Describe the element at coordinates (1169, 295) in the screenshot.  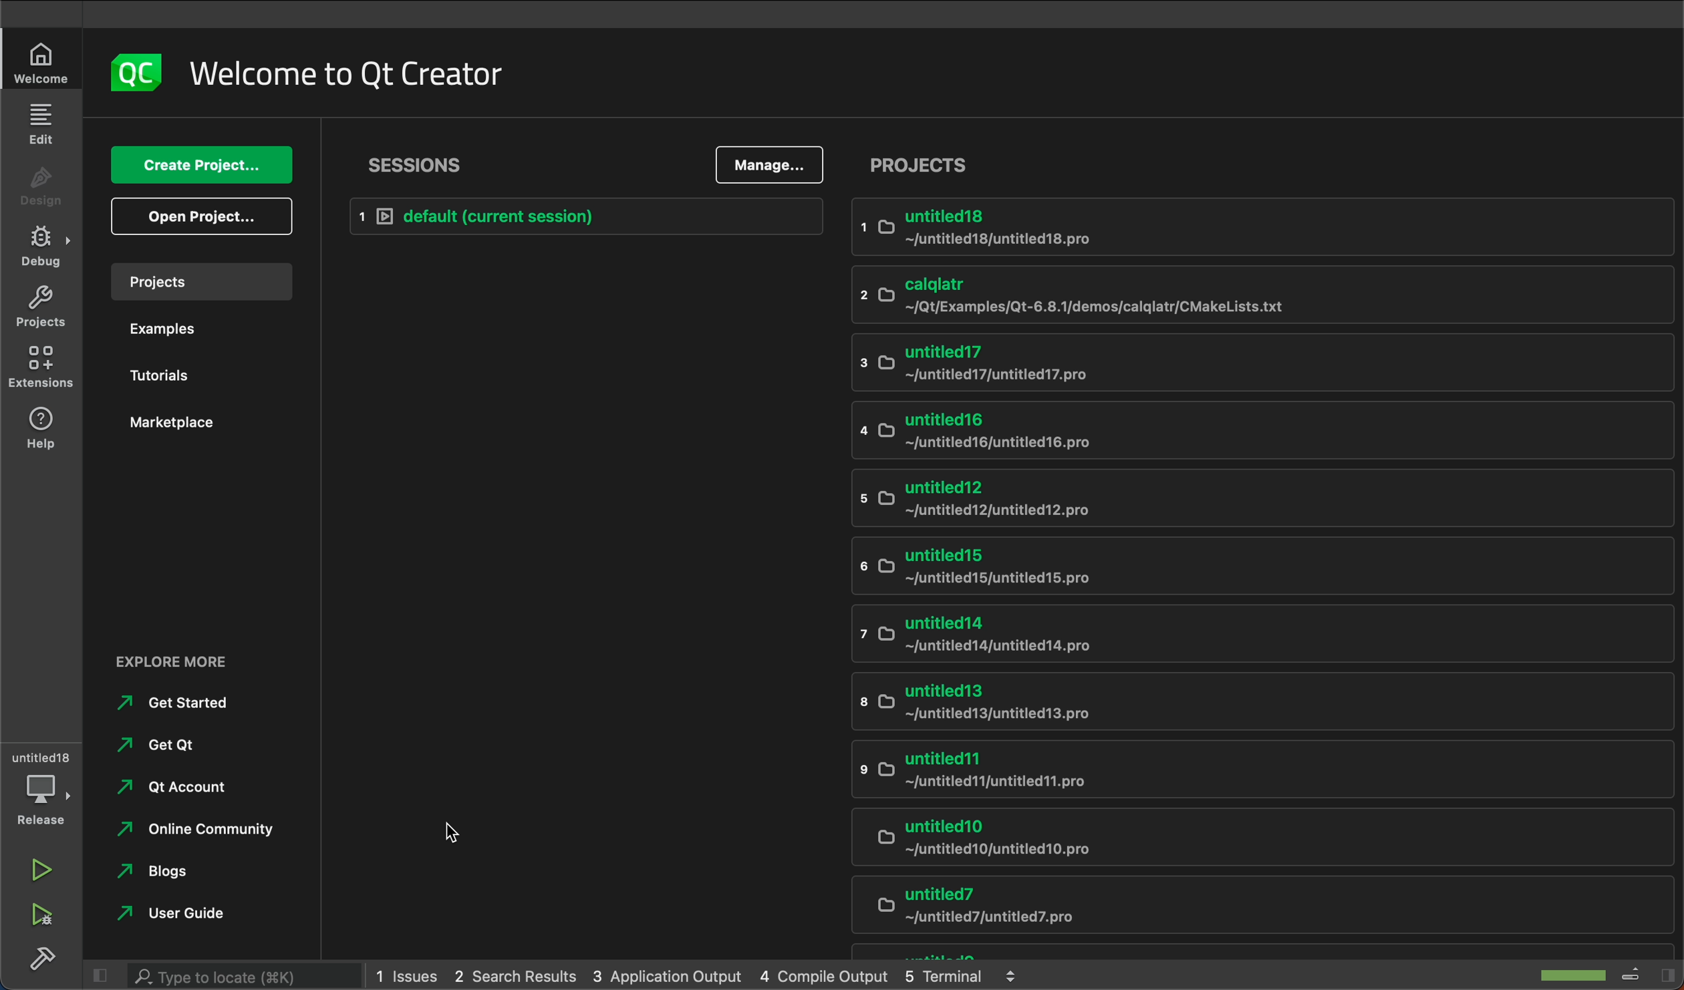
I see `calqlatr` at that location.